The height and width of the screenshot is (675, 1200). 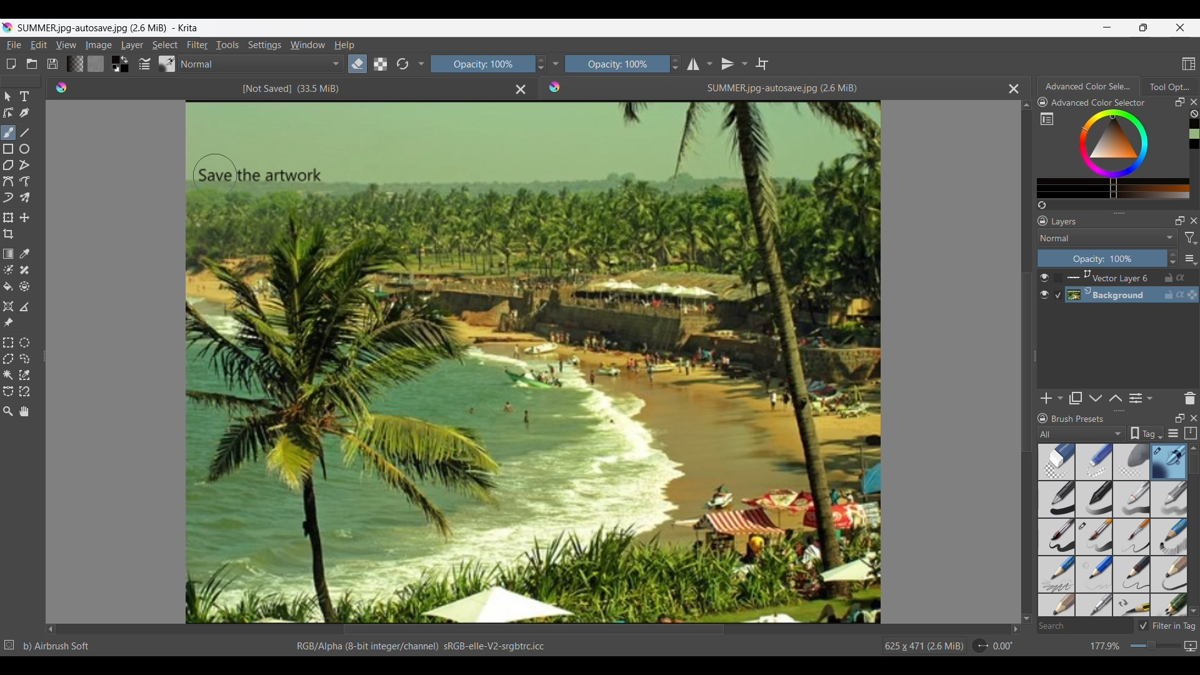 What do you see at coordinates (114, 69) in the screenshot?
I see `Set foreground and background color as white and black respectively` at bounding box center [114, 69].